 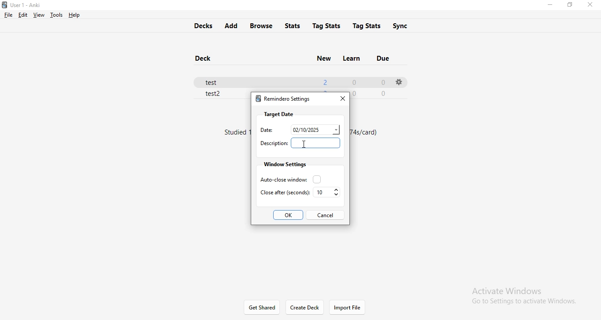 I want to click on ok, so click(x=289, y=215).